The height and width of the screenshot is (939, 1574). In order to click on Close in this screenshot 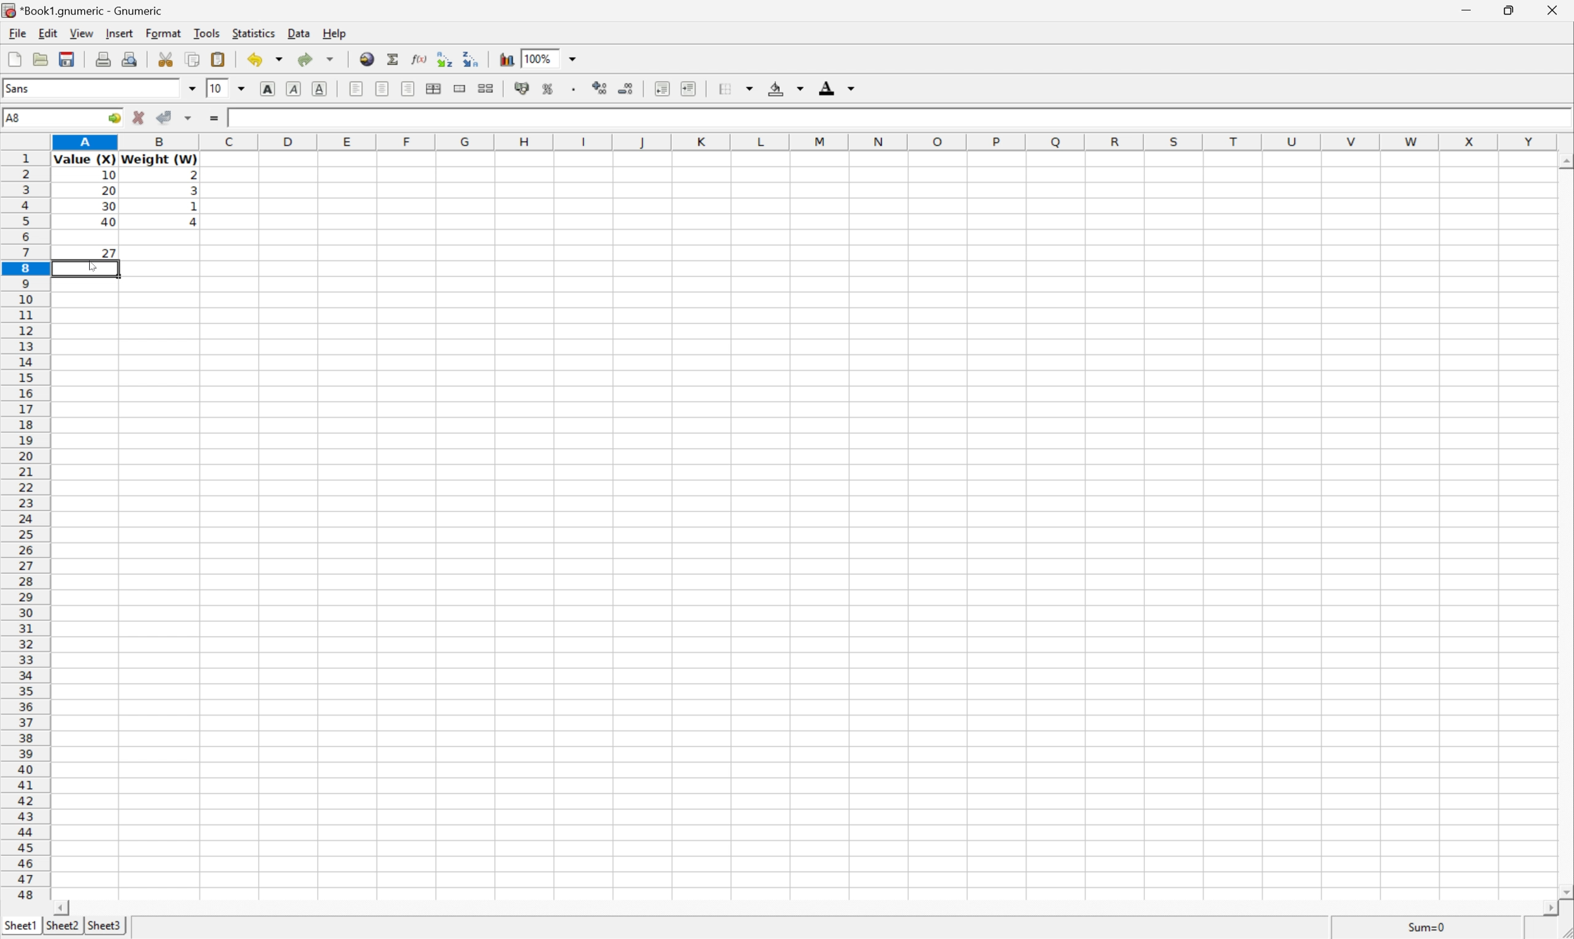, I will do `click(1552, 11)`.